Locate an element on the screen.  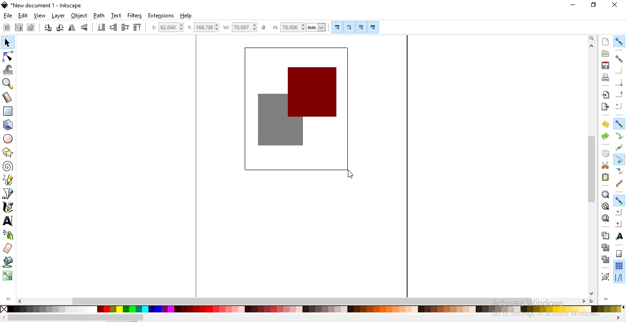
extensions is located at coordinates (162, 16).